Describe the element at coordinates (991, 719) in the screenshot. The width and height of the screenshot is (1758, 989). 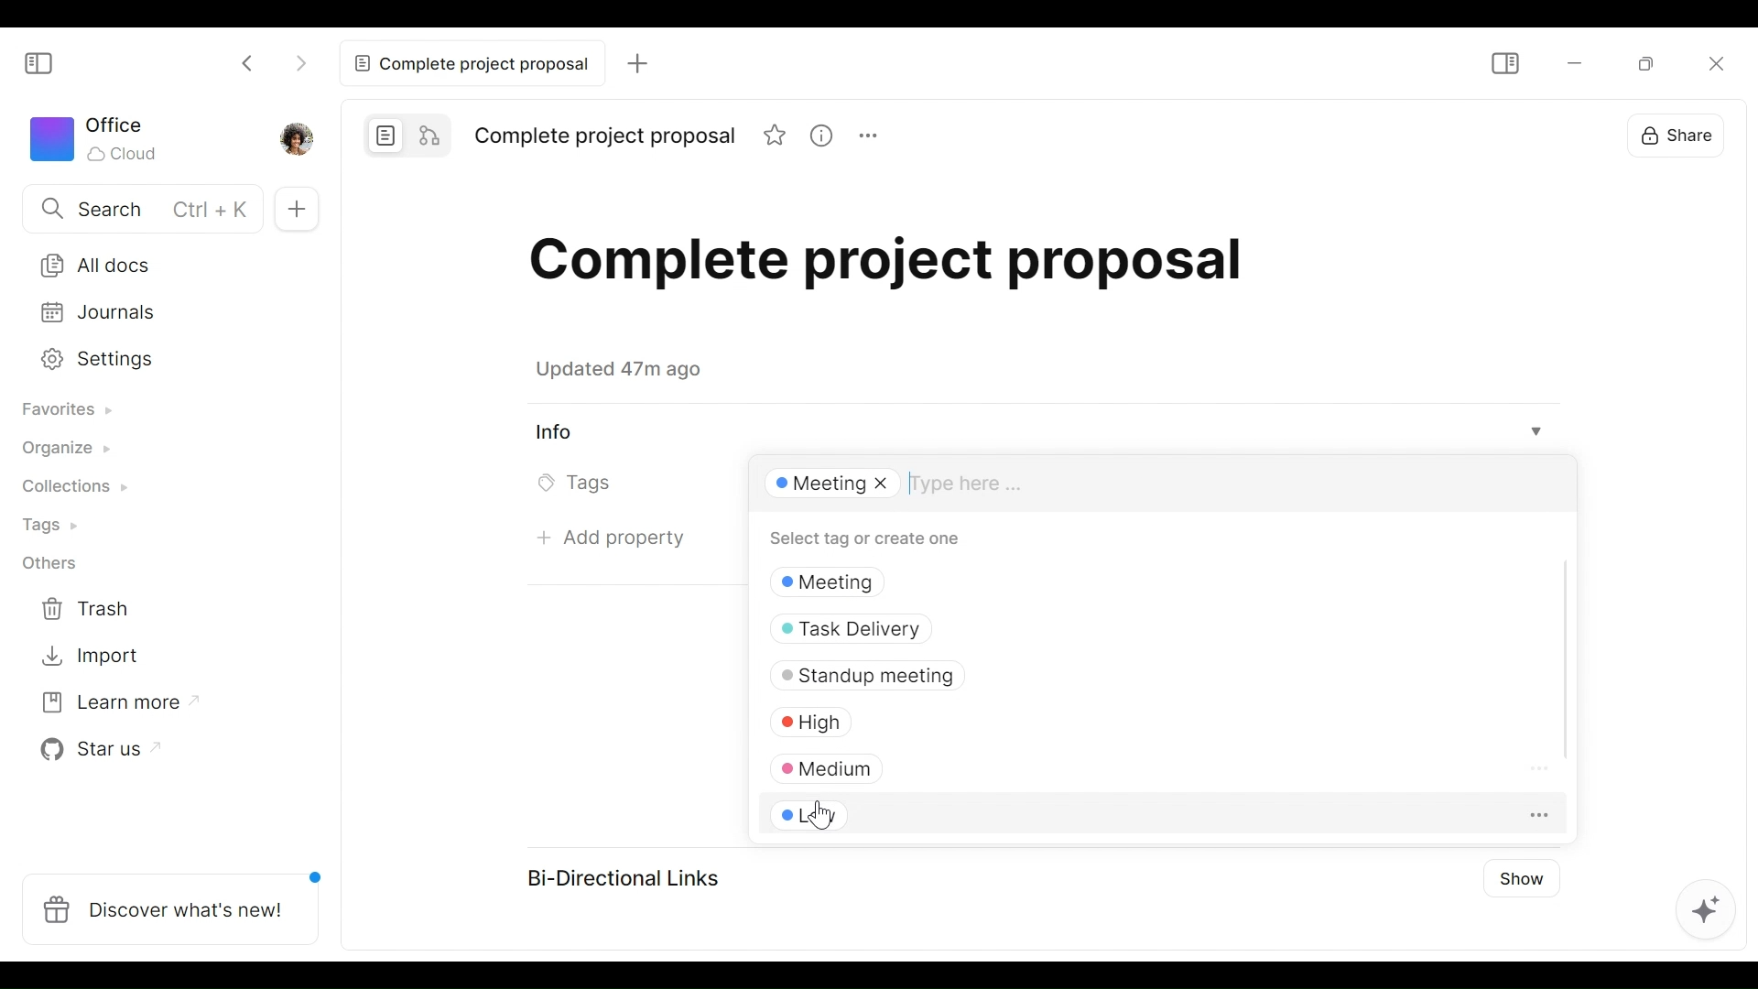
I see `High` at that location.